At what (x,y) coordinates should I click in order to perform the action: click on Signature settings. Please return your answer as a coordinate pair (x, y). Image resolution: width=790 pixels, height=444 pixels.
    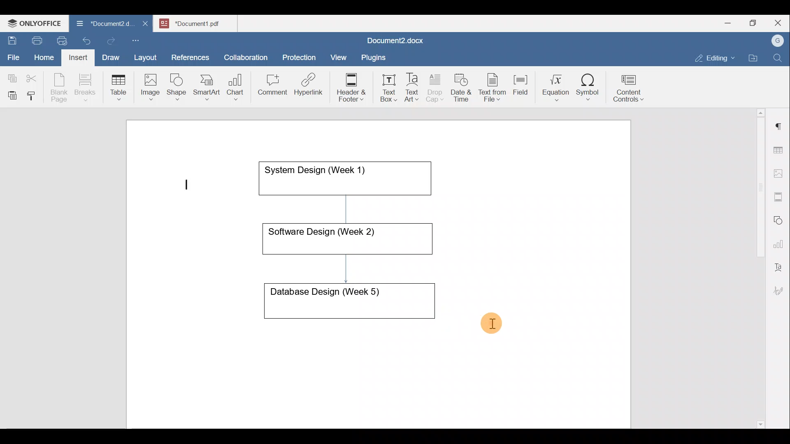
    Looking at the image, I should click on (781, 288).